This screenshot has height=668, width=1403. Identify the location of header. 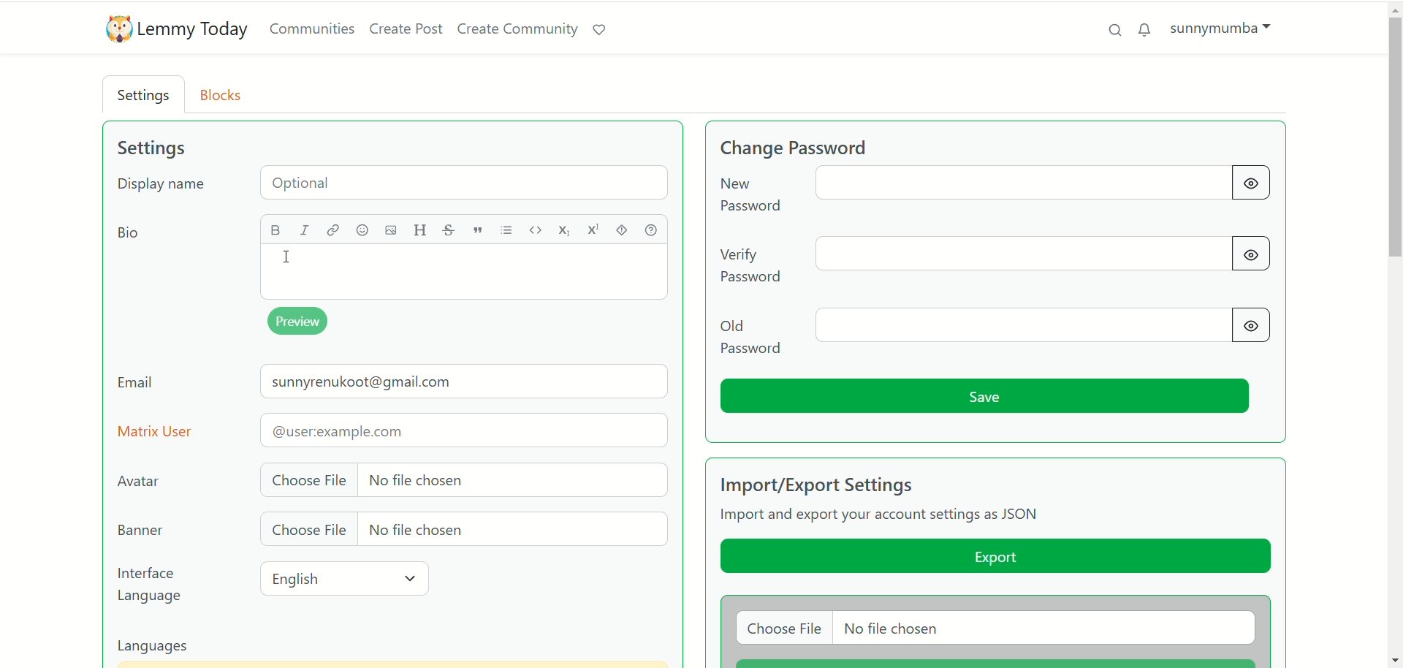
(419, 230).